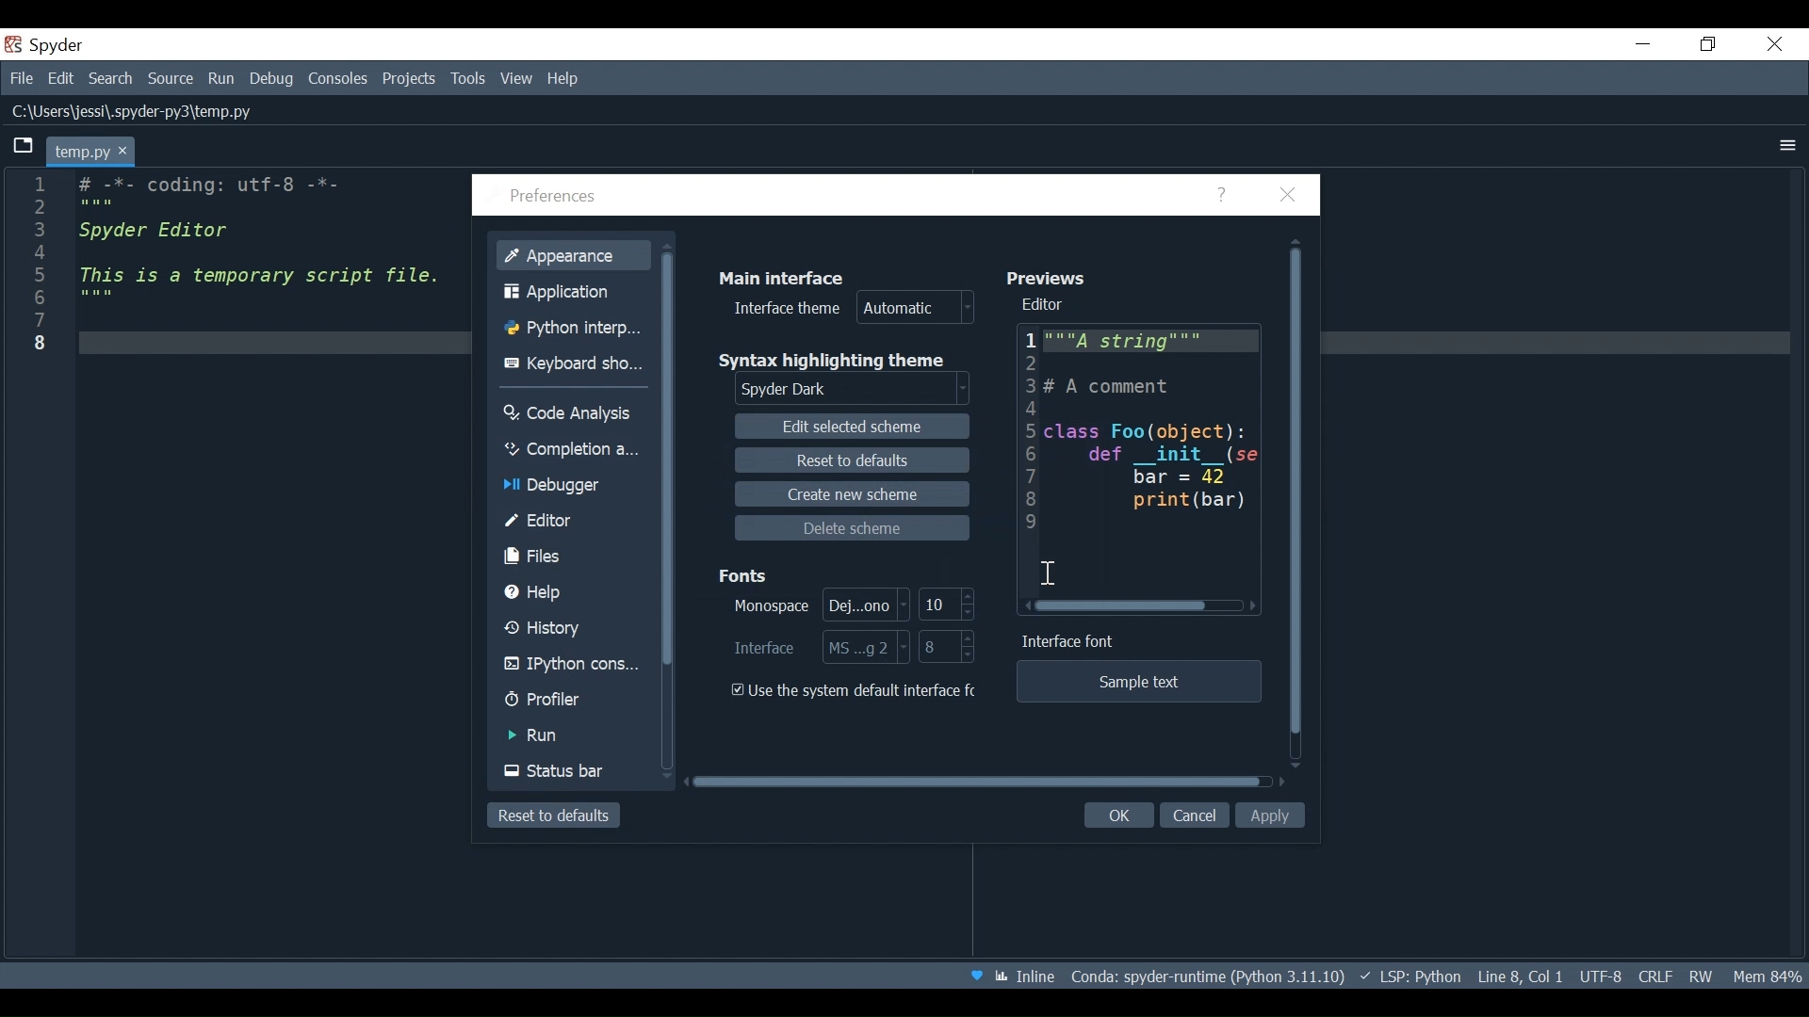  I want to click on Search, so click(111, 81).